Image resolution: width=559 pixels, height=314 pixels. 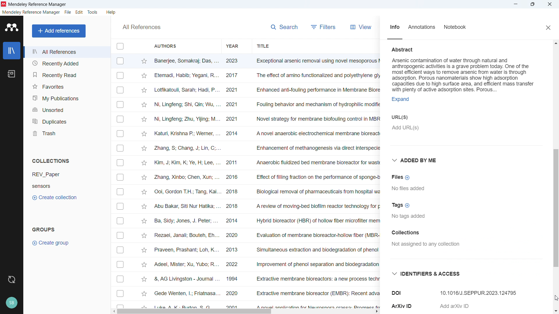 I want to click on click to select individual entry, so click(x=119, y=148).